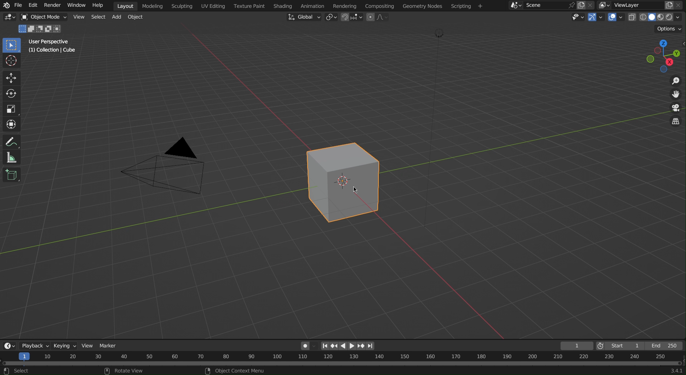 This screenshot has width=686, height=375. I want to click on Toggle Camera View, so click(675, 108).